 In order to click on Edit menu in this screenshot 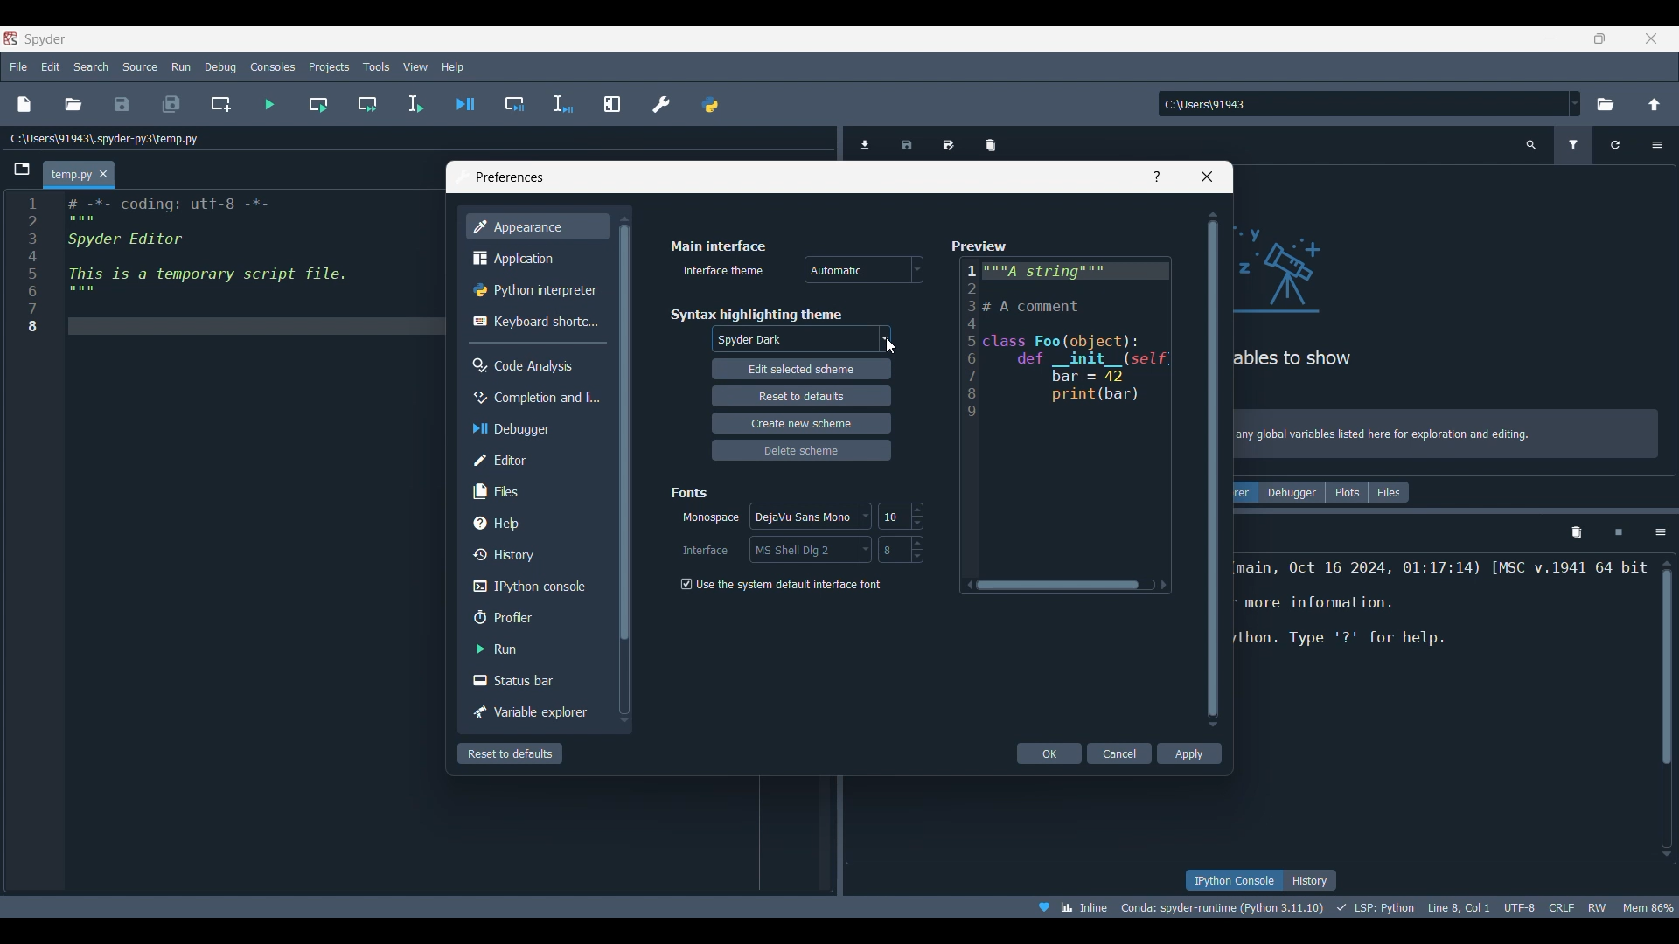, I will do `click(50, 67)`.